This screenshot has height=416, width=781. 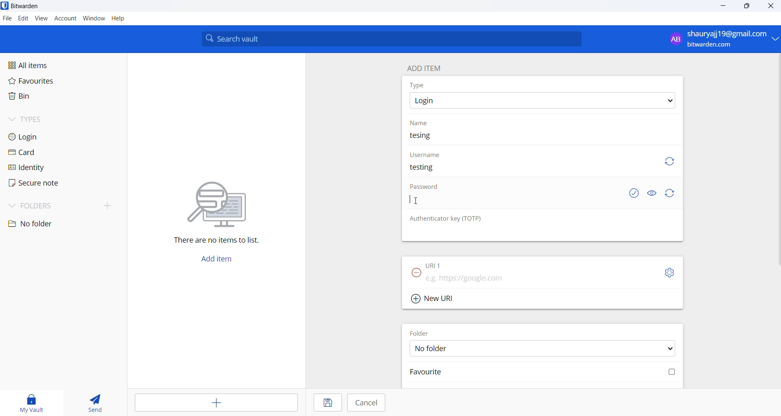 What do you see at coordinates (23, 19) in the screenshot?
I see `Edit` at bounding box center [23, 19].